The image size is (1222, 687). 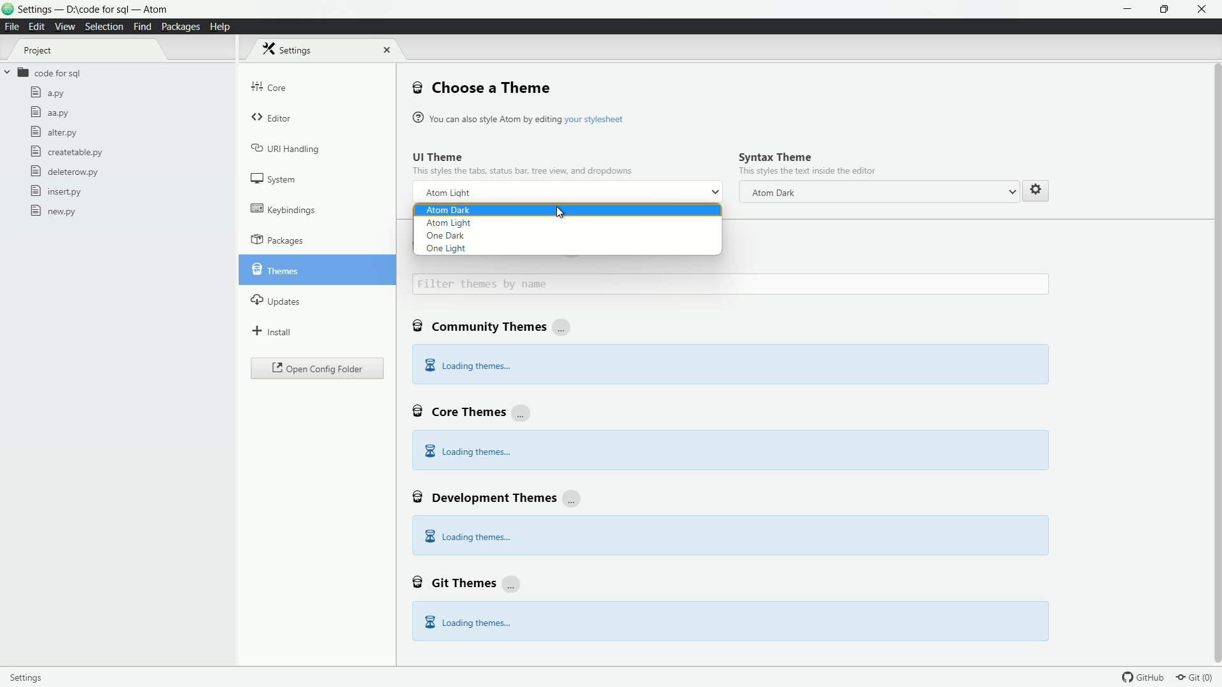 I want to click on loading themes, so click(x=467, y=622).